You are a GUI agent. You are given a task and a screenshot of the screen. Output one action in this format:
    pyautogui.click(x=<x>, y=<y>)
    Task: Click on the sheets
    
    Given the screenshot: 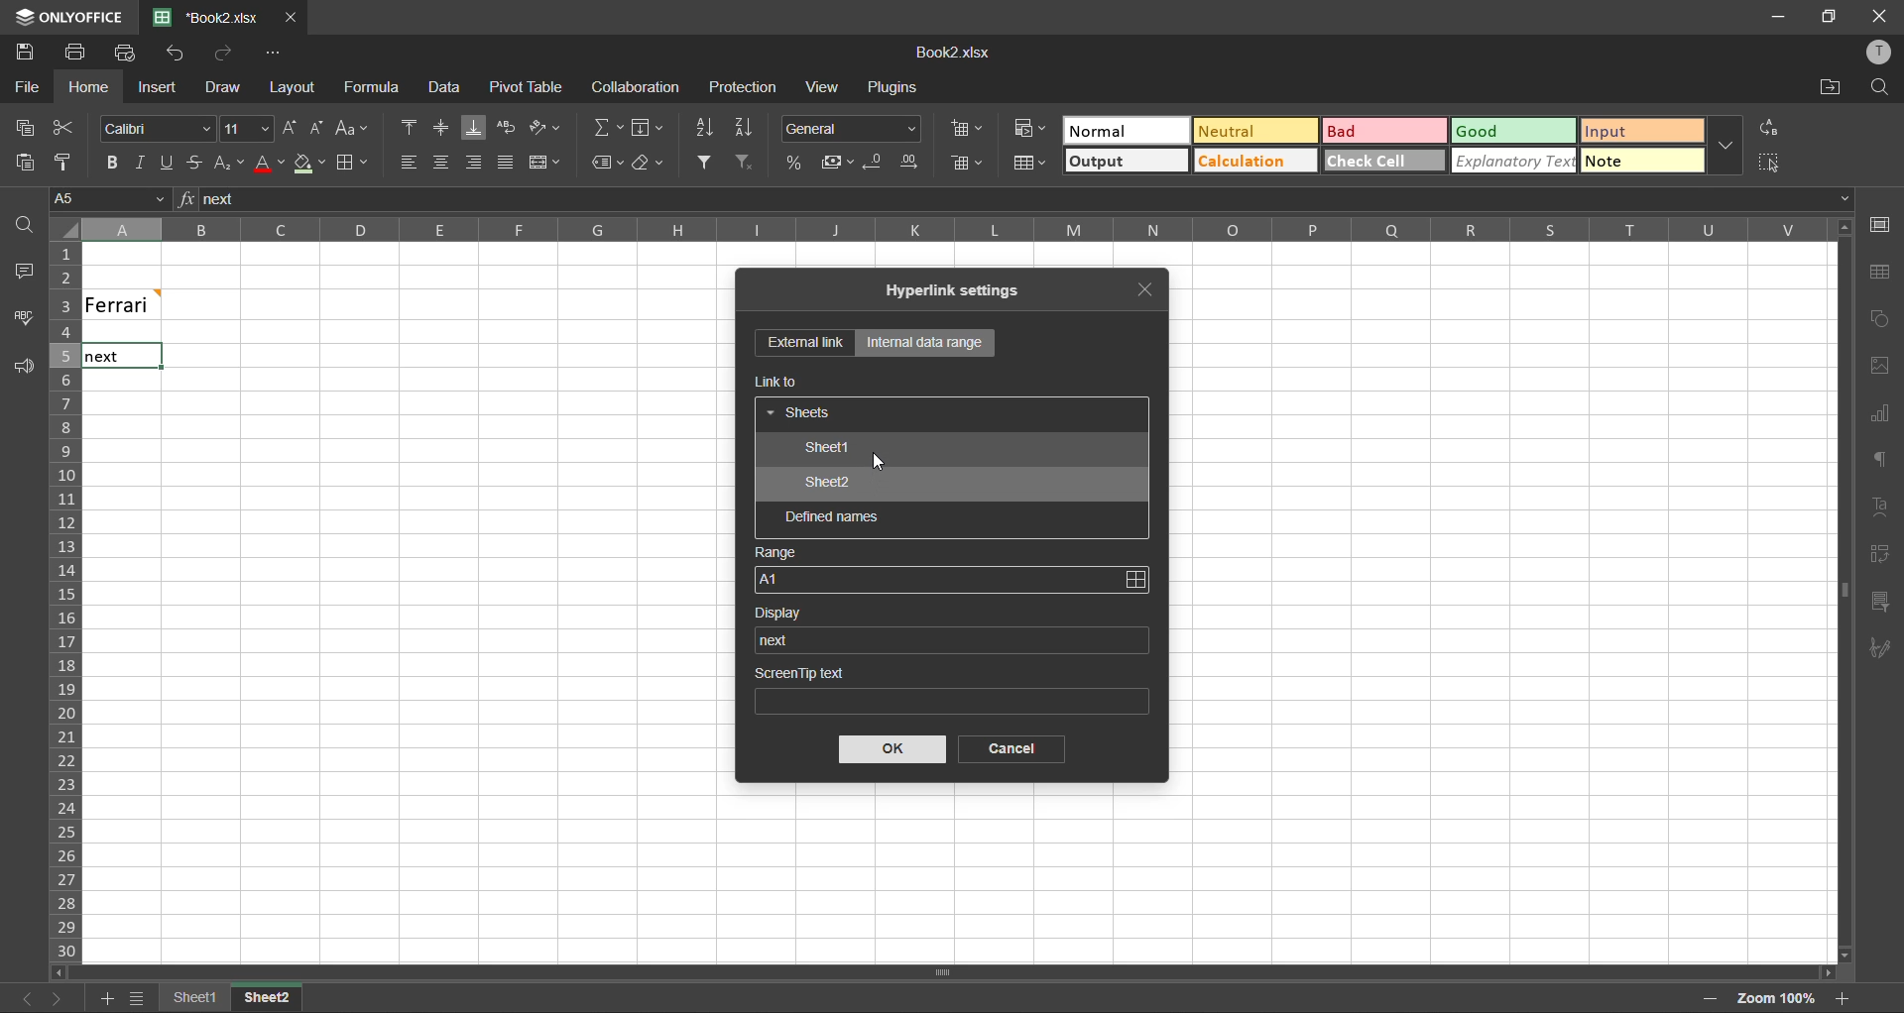 What is the action you would take?
    pyautogui.click(x=801, y=414)
    